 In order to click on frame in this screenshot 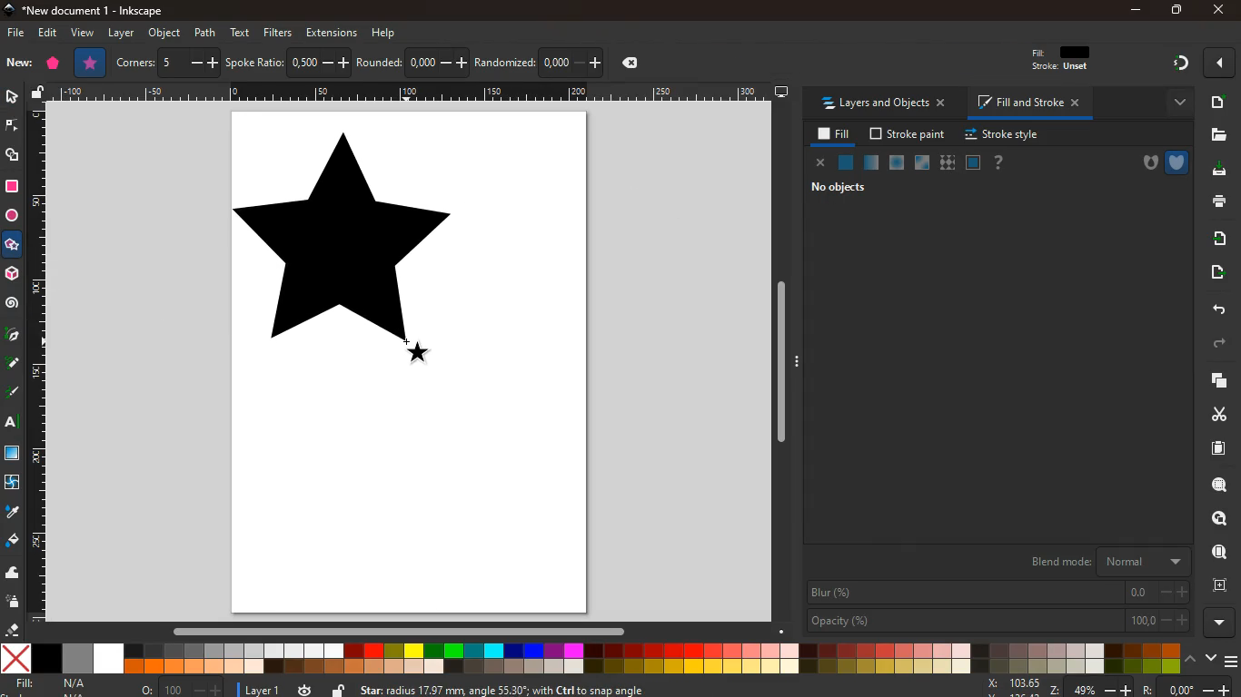, I will do `click(972, 162)`.